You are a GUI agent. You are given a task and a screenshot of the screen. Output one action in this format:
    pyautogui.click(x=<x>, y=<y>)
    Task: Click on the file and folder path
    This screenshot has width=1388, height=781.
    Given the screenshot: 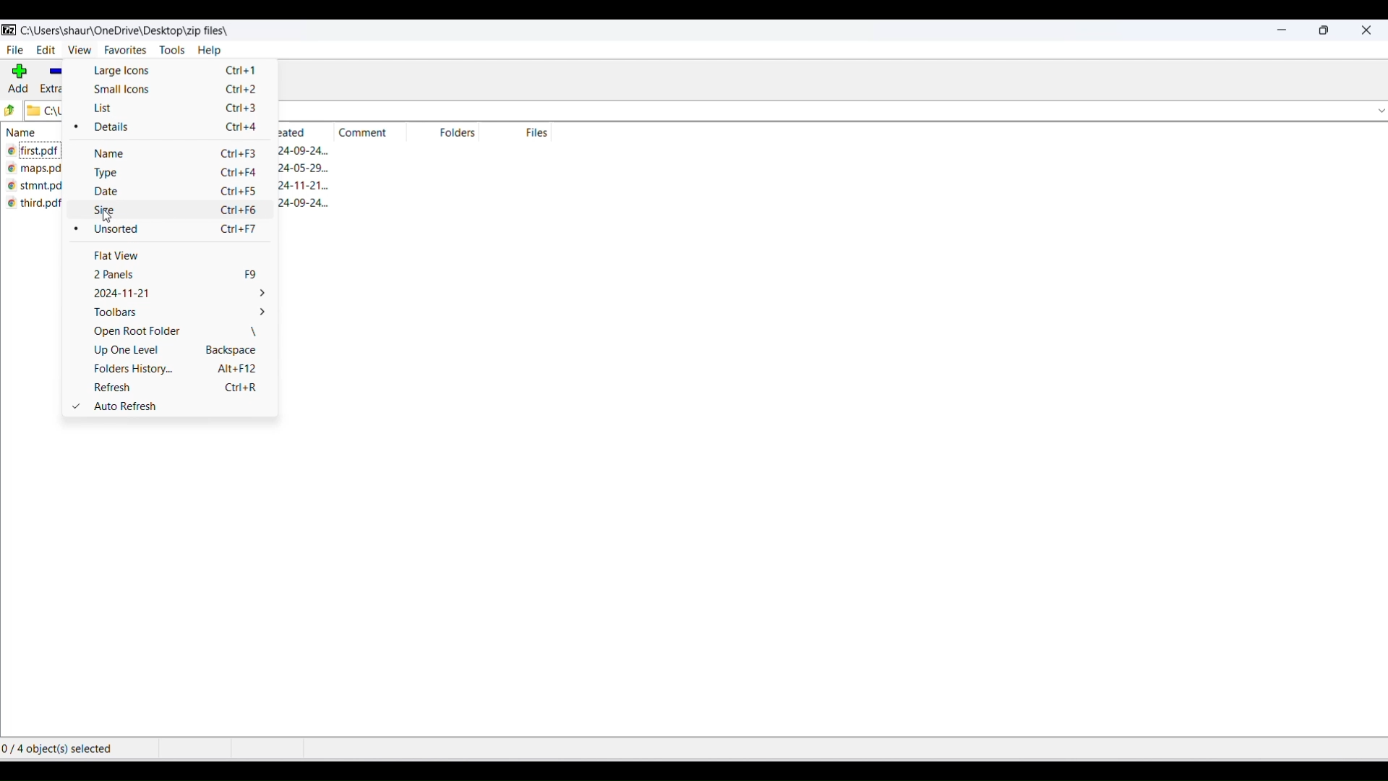 What is the action you would take?
    pyautogui.click(x=823, y=114)
    